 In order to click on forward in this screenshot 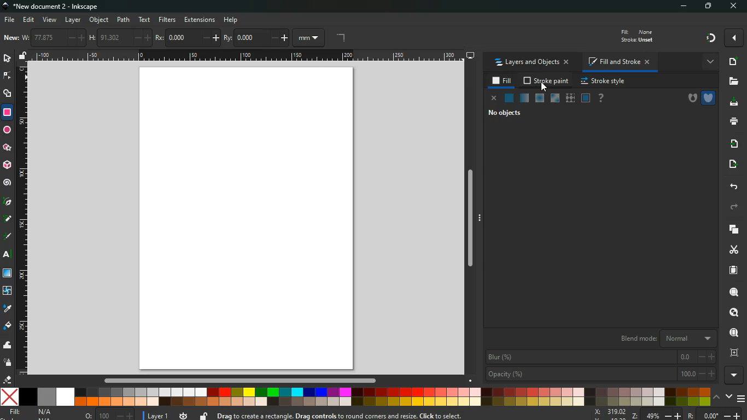, I will do `click(736, 207)`.